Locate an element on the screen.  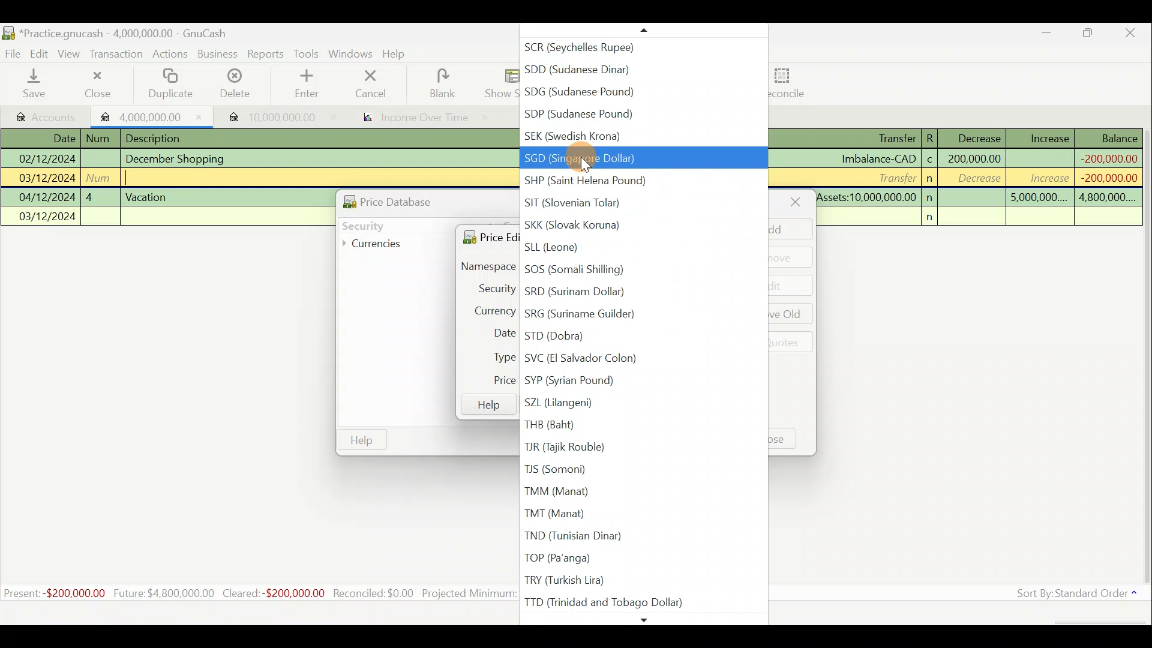
Type is located at coordinates (499, 357).